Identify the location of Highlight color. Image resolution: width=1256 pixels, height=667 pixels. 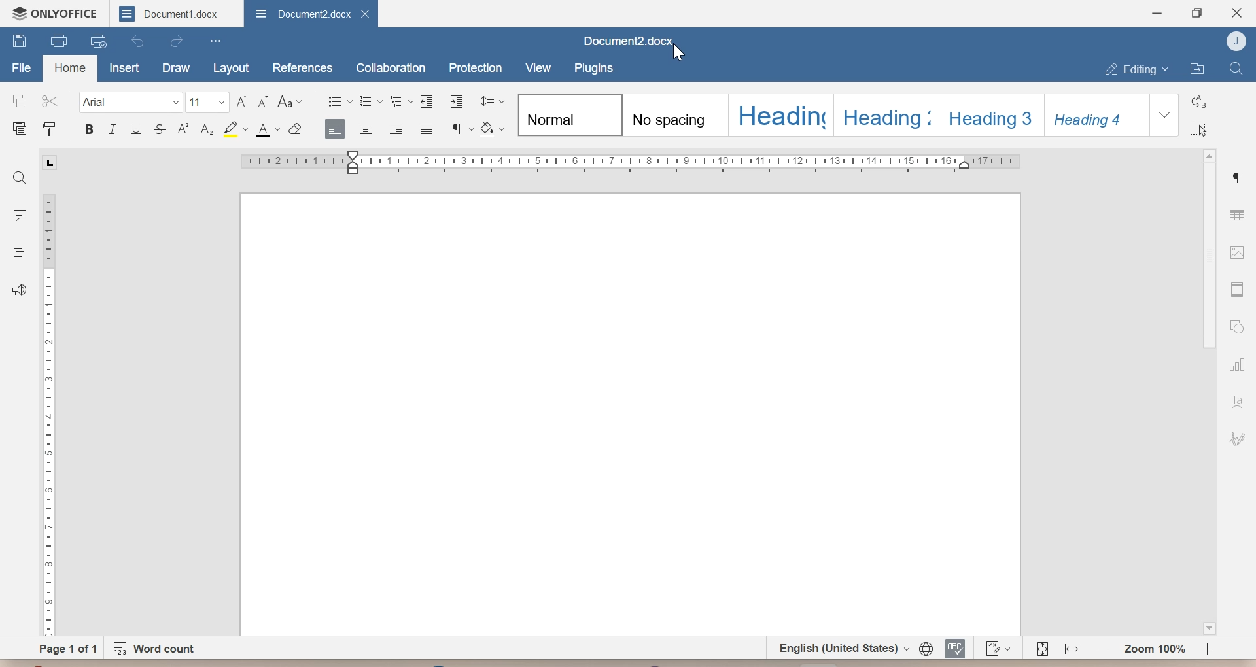
(234, 129).